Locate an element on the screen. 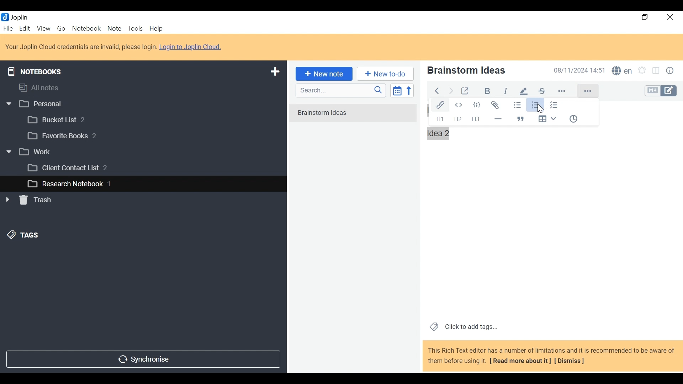  italiac is located at coordinates (506, 89).